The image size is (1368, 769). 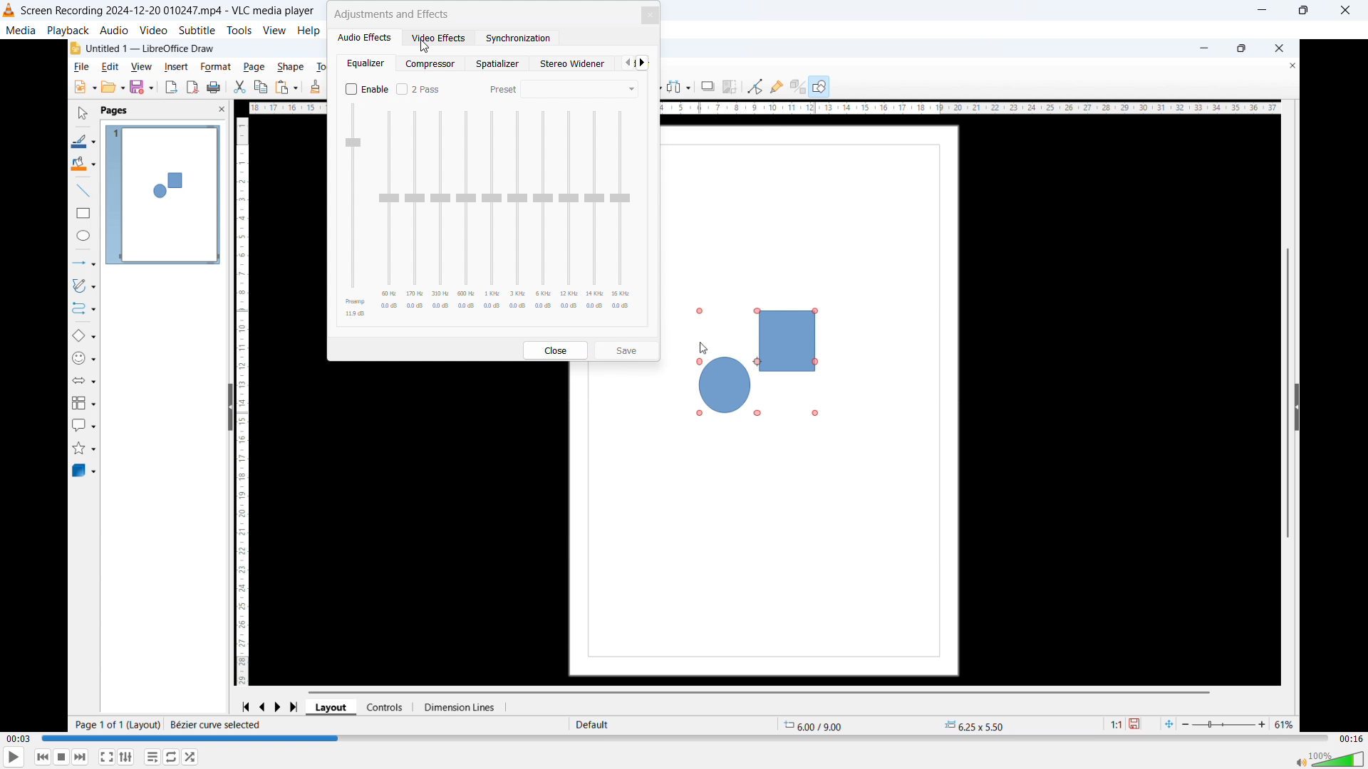 I want to click on minimize, so click(x=1261, y=11).